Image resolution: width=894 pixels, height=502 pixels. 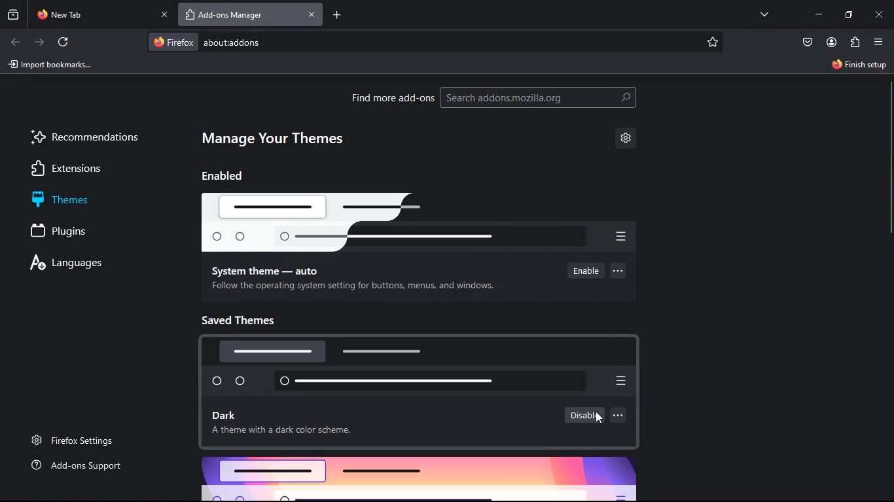 What do you see at coordinates (393, 97) in the screenshot?
I see `find more add-on` at bounding box center [393, 97].